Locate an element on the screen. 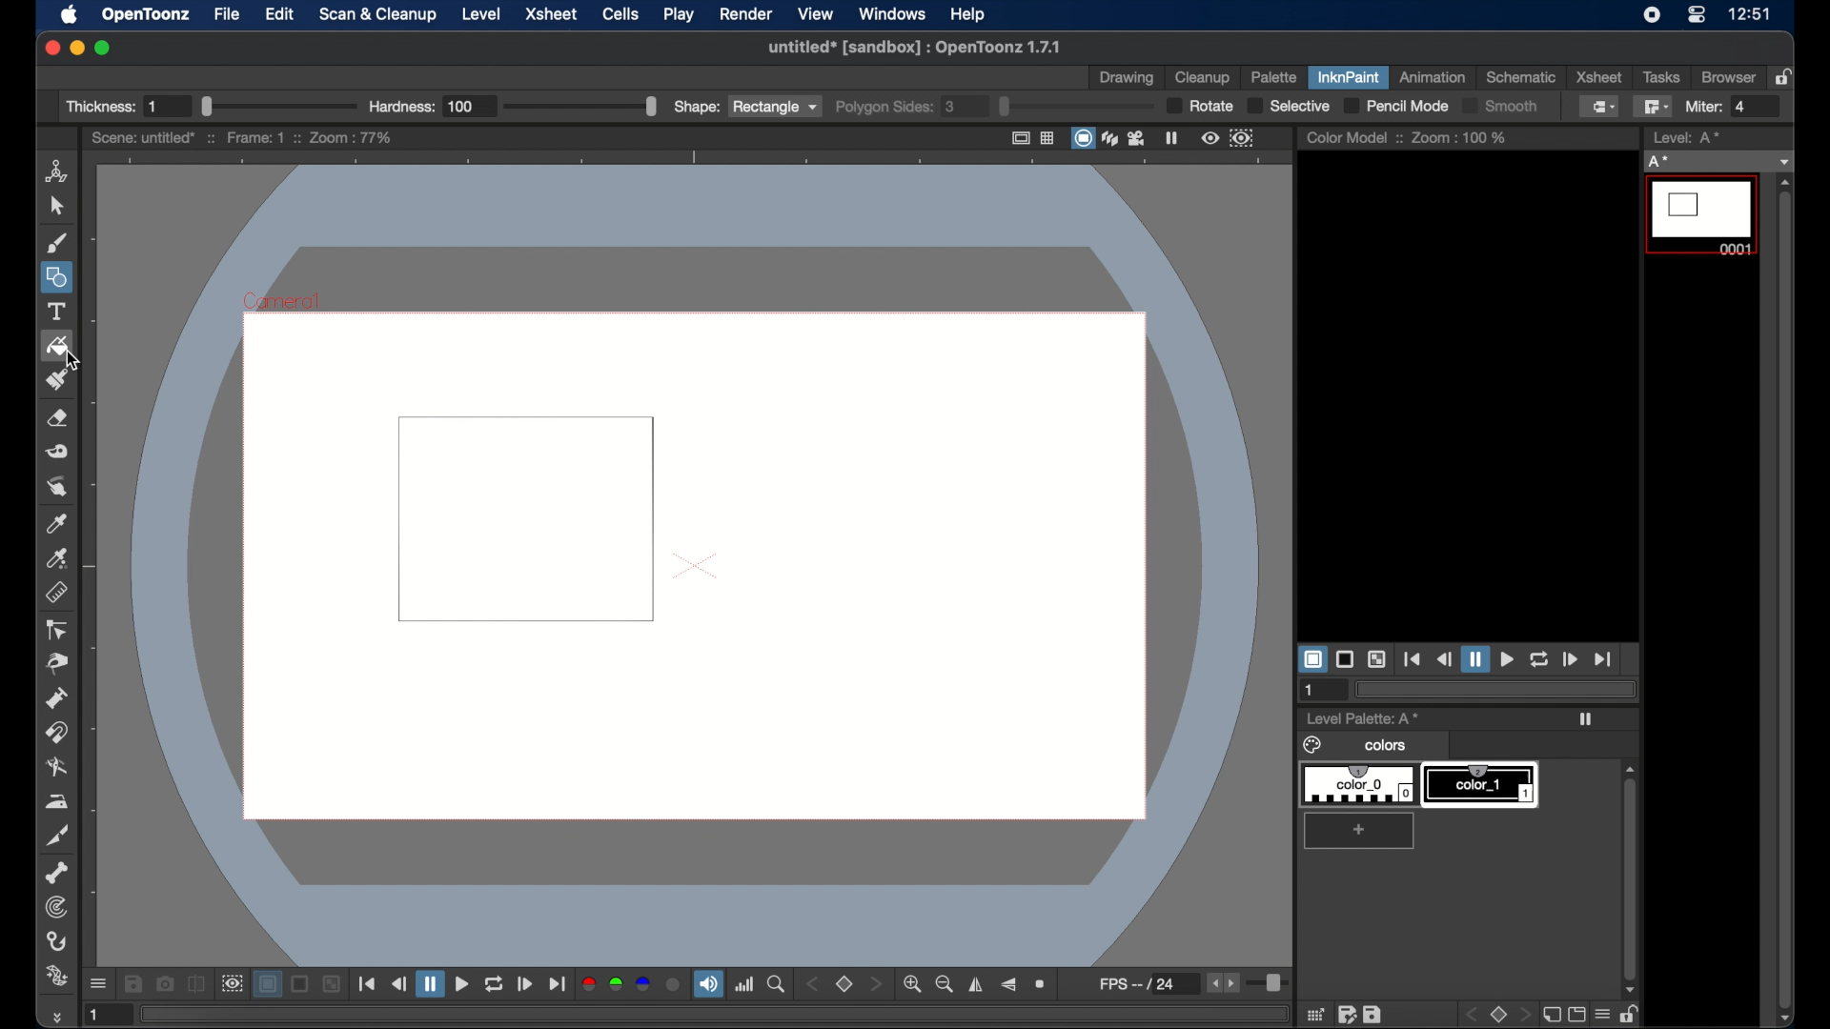  compare to snapshot is located at coordinates (196, 983).